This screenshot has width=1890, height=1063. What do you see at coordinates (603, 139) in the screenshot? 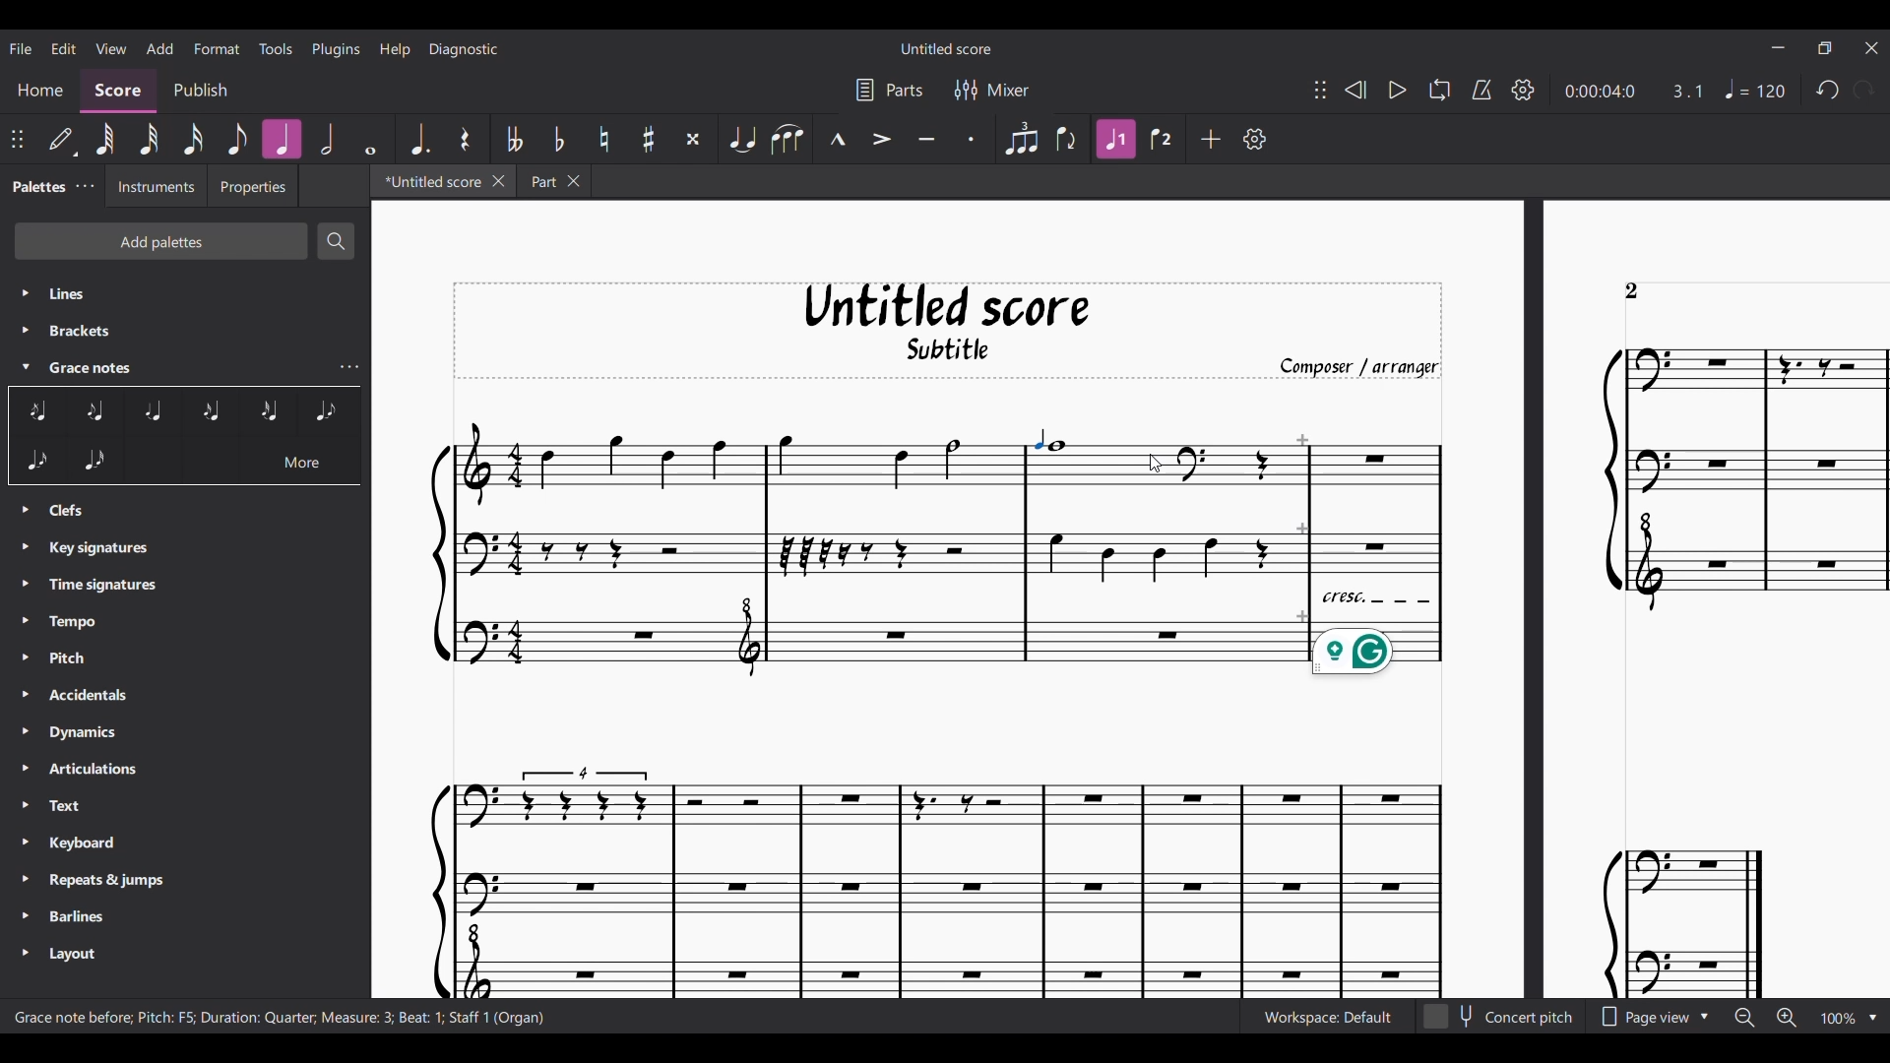
I see `Toggle natural` at bounding box center [603, 139].